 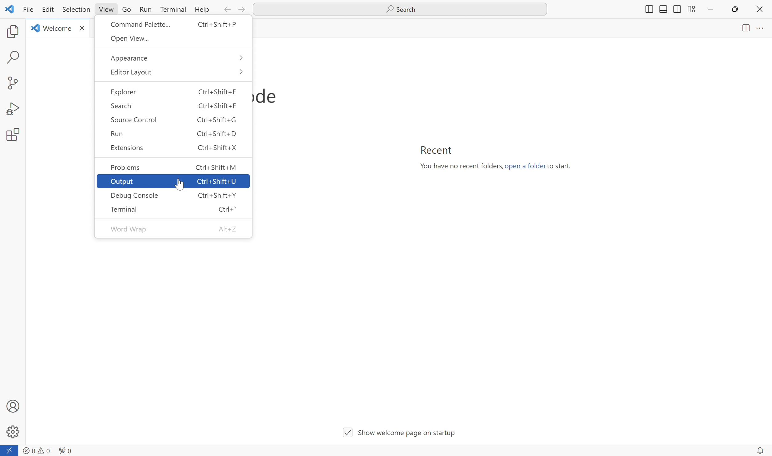 I want to click on output, so click(x=174, y=180).